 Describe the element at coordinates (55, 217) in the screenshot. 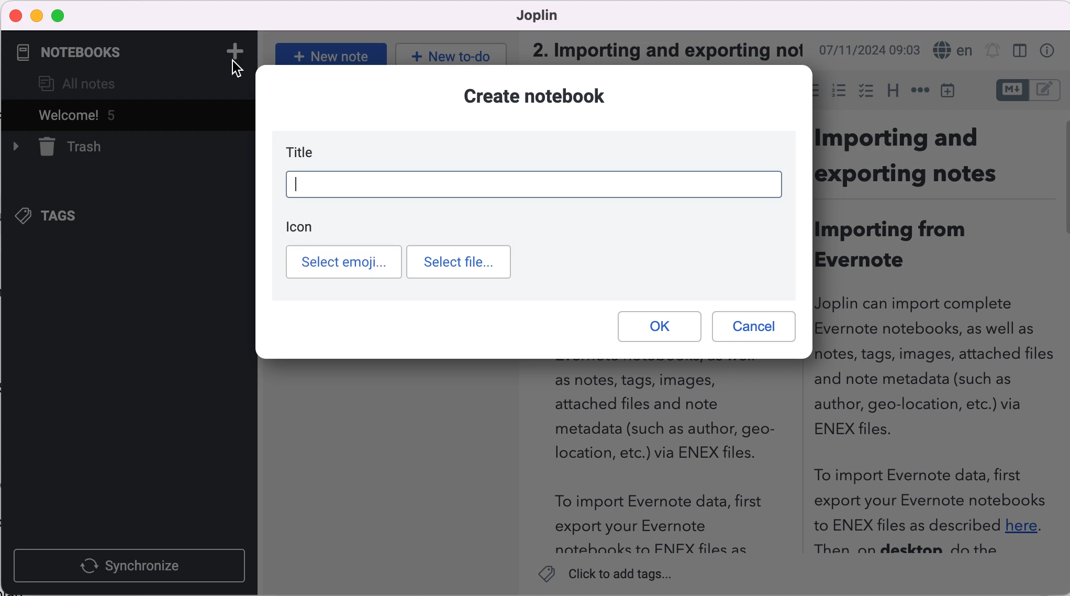

I see `tags` at that location.